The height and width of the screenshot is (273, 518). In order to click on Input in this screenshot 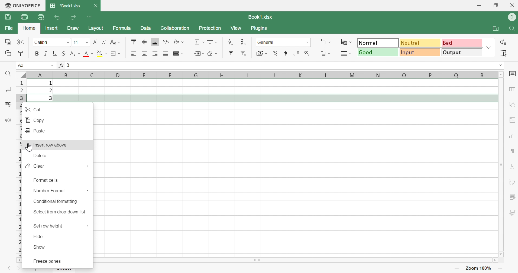, I will do `click(420, 52)`.